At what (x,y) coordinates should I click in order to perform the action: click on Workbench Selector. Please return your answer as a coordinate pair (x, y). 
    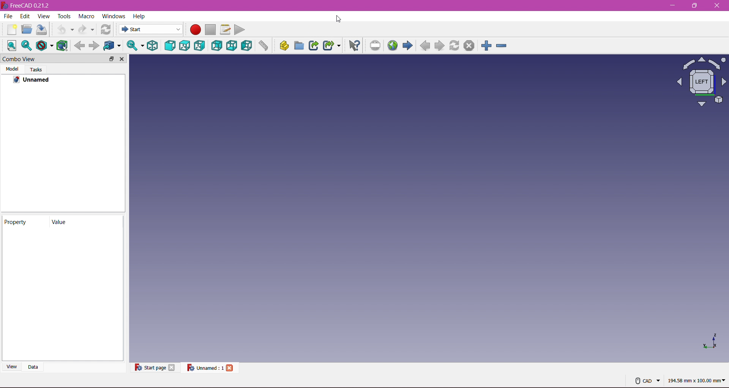
    Looking at the image, I should click on (105, 29).